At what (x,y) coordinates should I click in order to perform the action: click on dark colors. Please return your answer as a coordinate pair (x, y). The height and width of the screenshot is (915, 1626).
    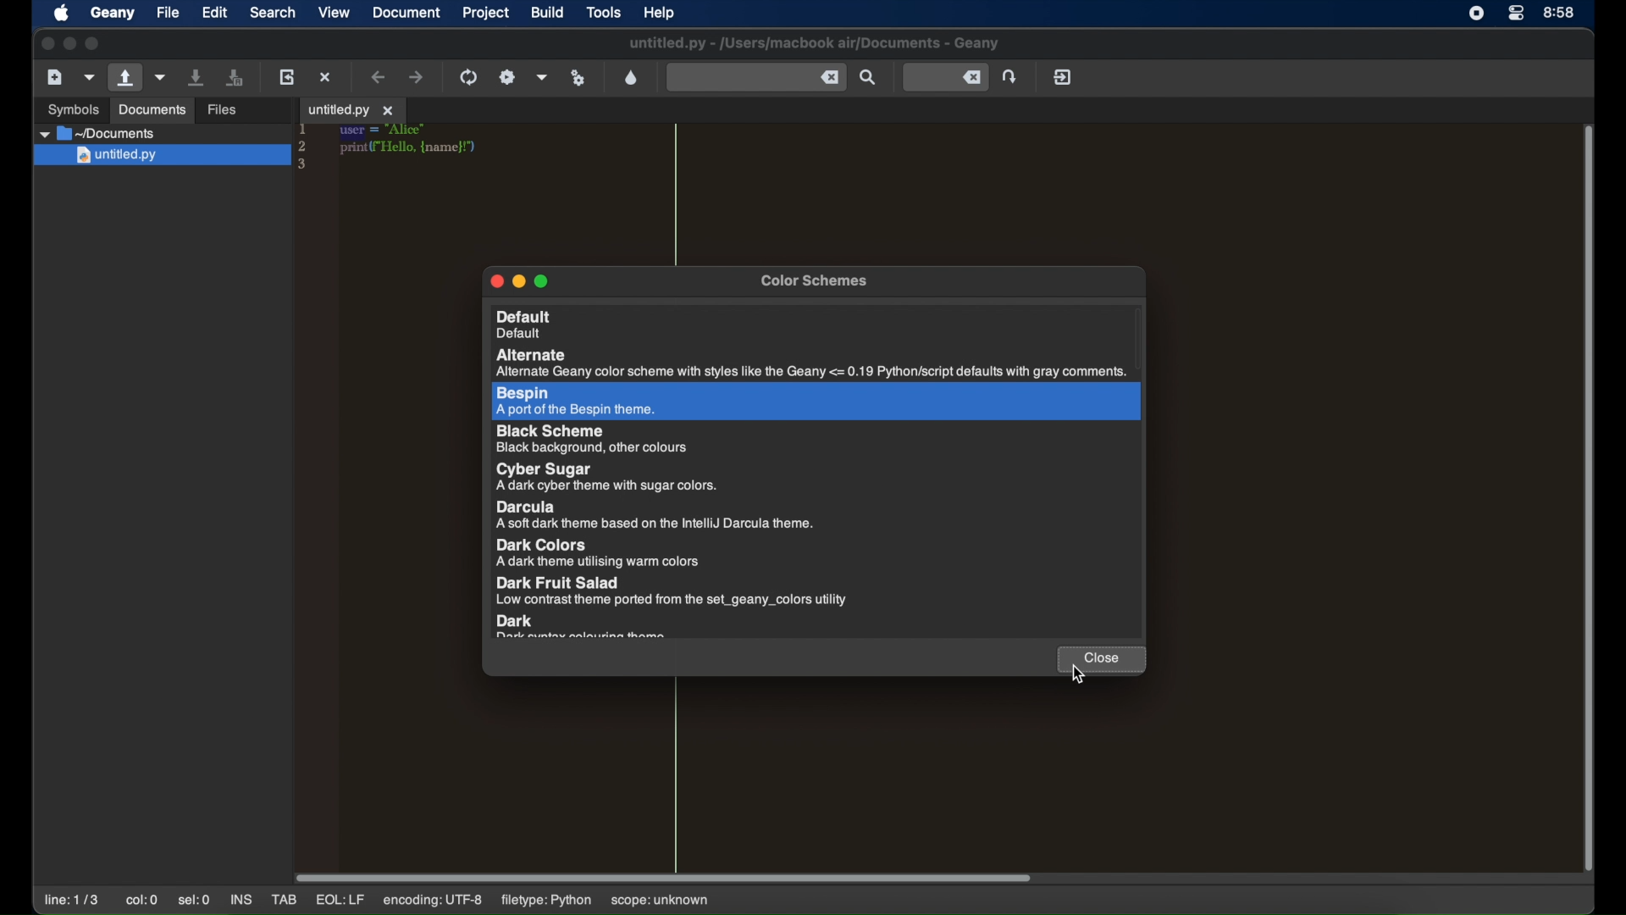
    Looking at the image, I should click on (603, 553).